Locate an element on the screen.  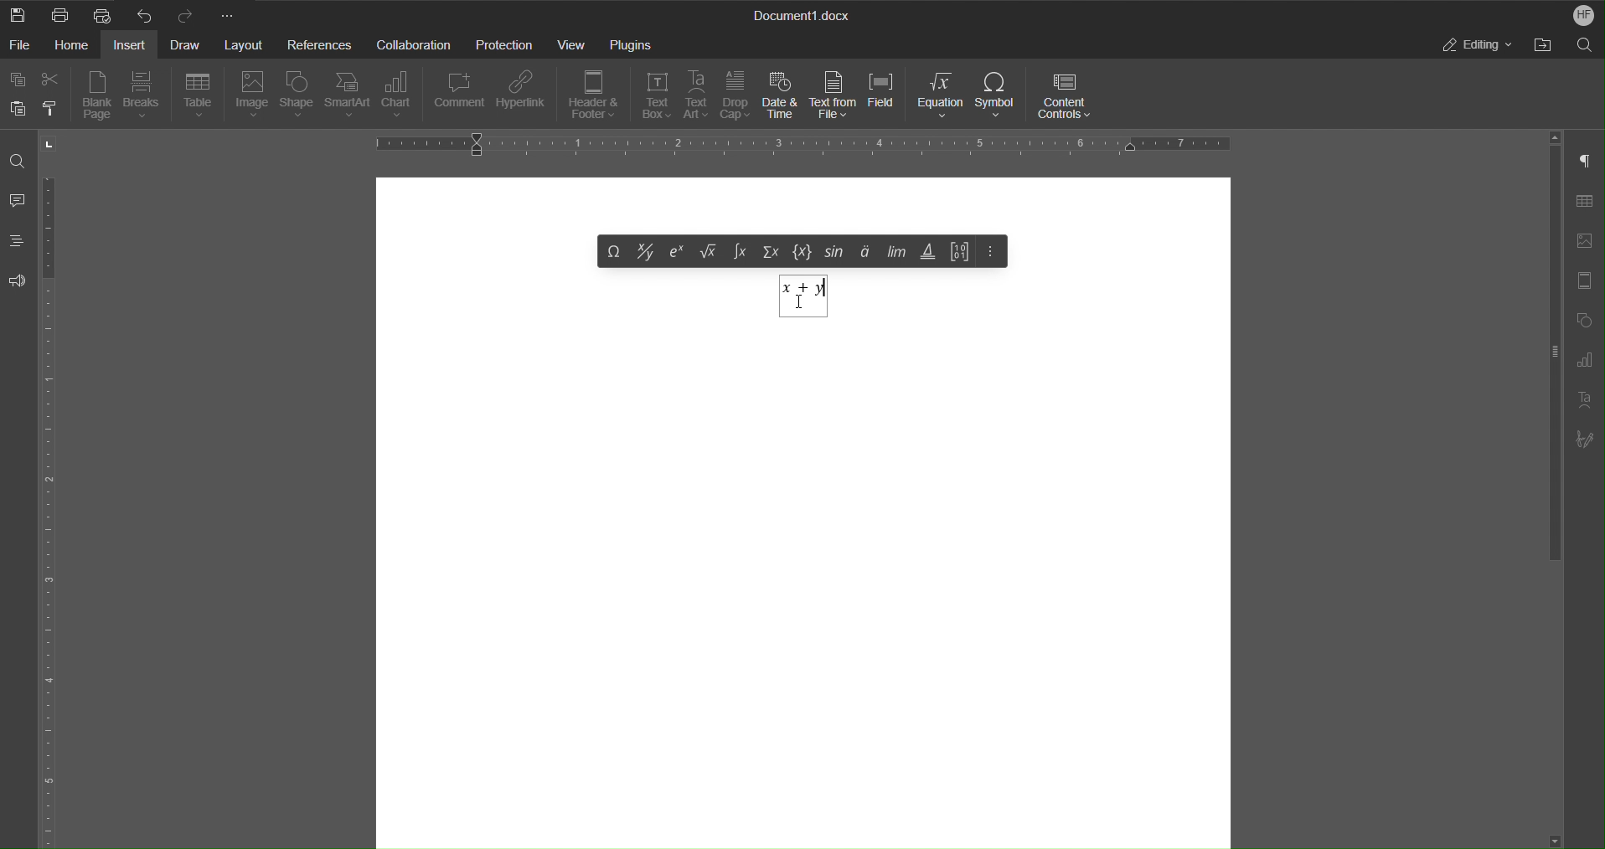
Chart is located at coordinates (400, 95).